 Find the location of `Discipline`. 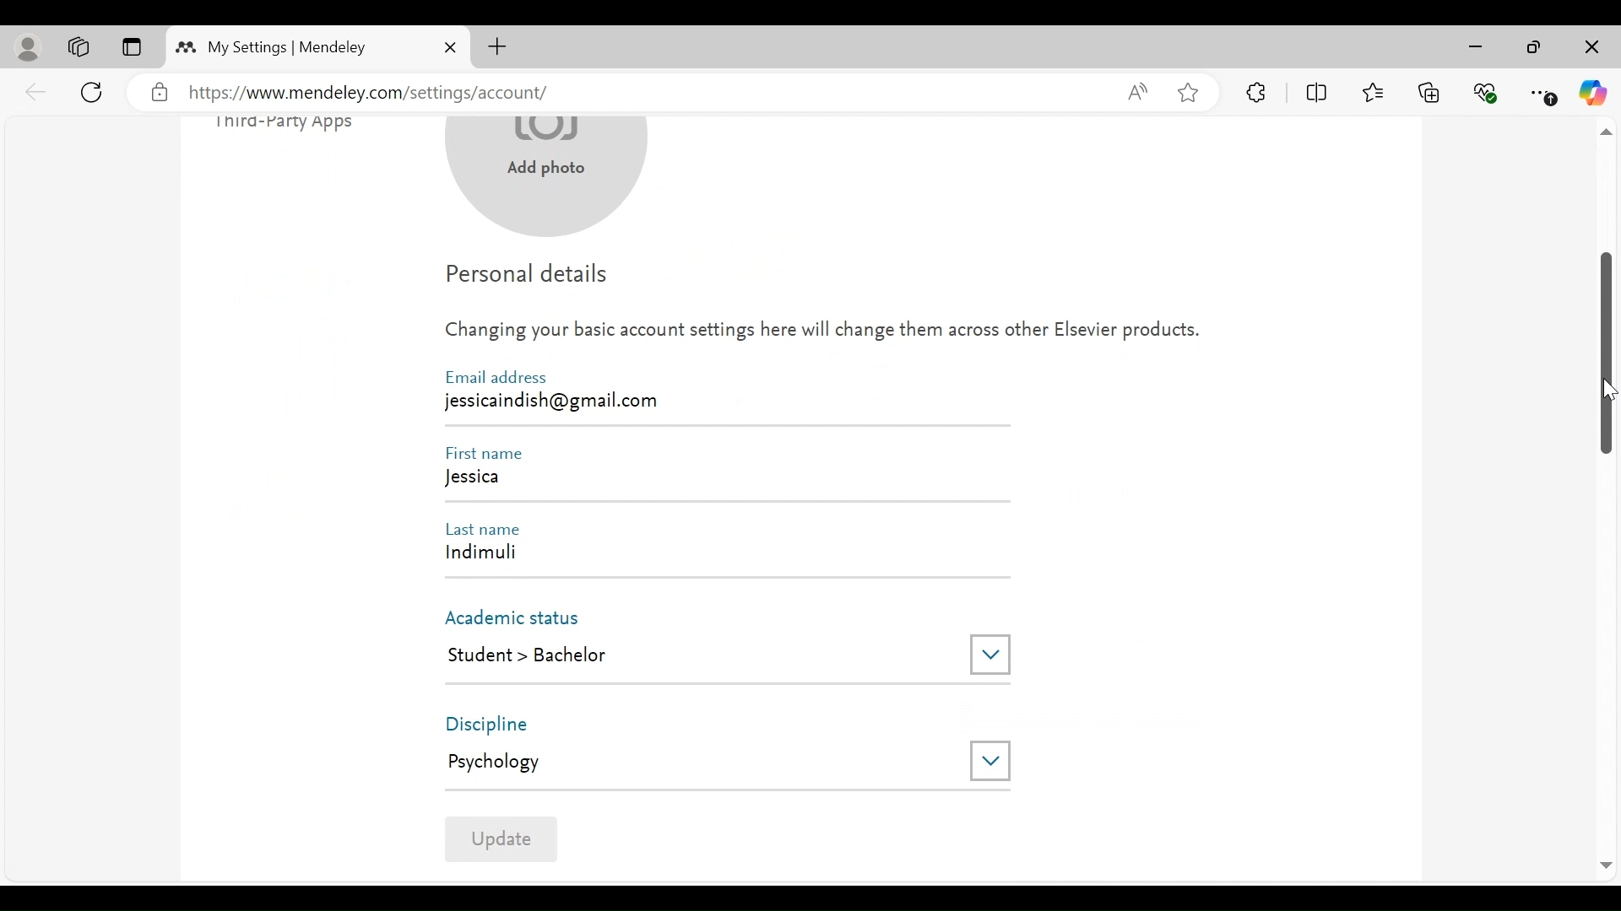

Discipline is located at coordinates (502, 724).